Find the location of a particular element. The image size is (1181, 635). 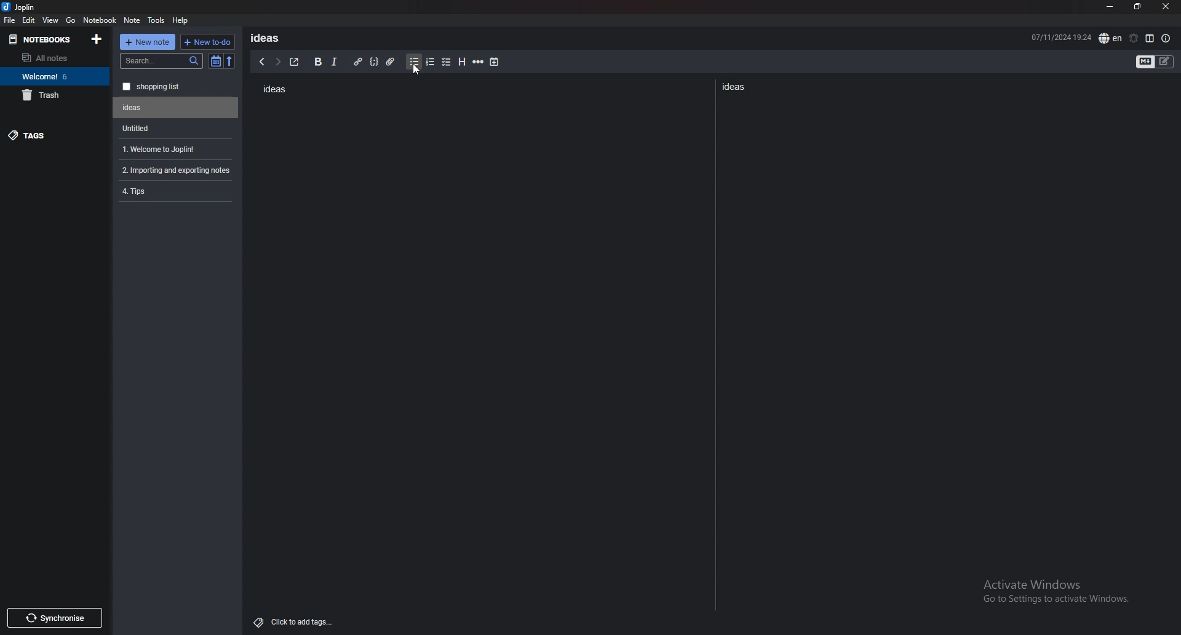

add time is located at coordinates (495, 62).